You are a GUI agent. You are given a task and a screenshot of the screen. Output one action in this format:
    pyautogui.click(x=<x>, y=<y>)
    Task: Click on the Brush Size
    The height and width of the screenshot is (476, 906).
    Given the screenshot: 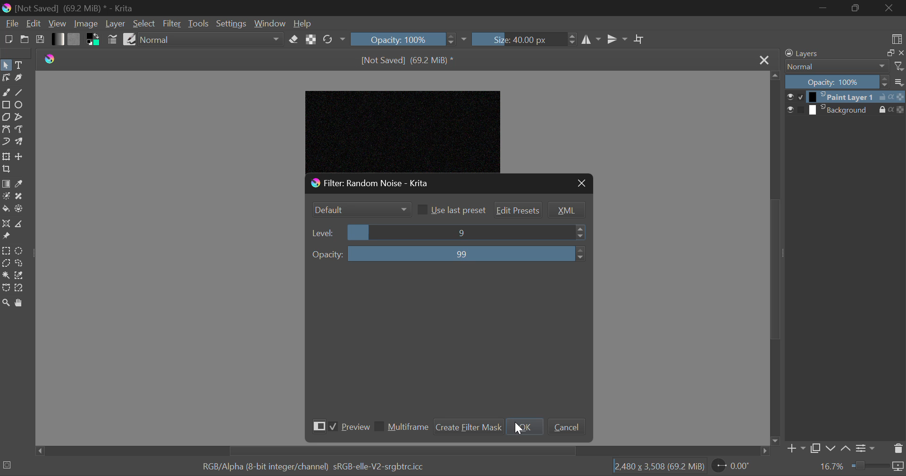 What is the action you would take?
    pyautogui.click(x=524, y=39)
    